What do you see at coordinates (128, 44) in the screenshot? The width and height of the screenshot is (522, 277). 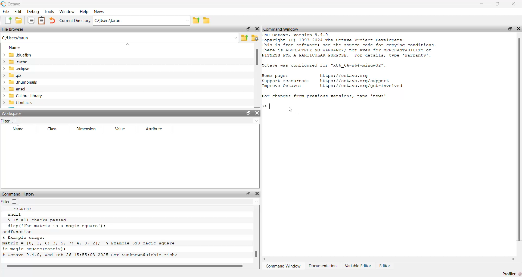 I see `dropdown` at bounding box center [128, 44].